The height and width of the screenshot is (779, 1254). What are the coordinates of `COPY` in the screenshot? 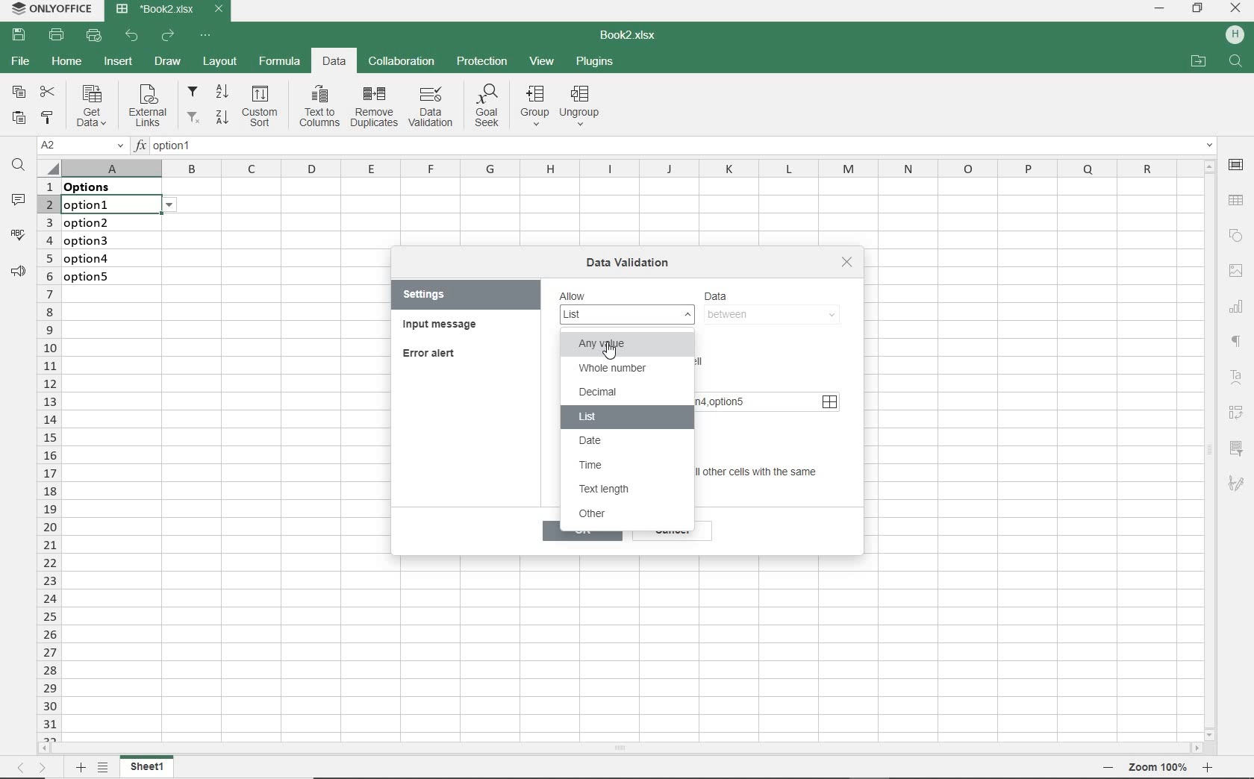 It's located at (17, 91).